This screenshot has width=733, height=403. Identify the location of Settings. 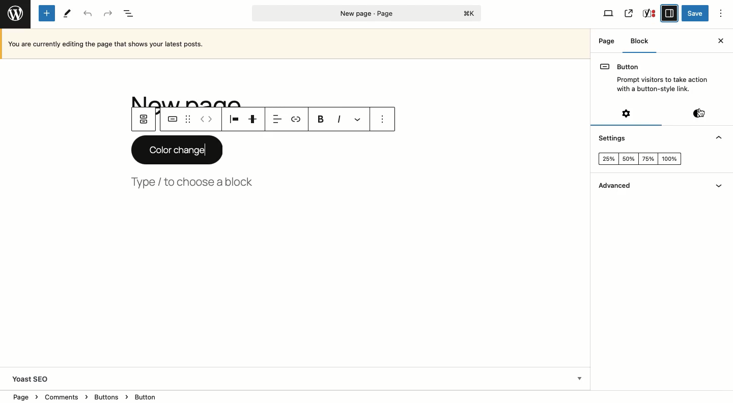
(613, 139).